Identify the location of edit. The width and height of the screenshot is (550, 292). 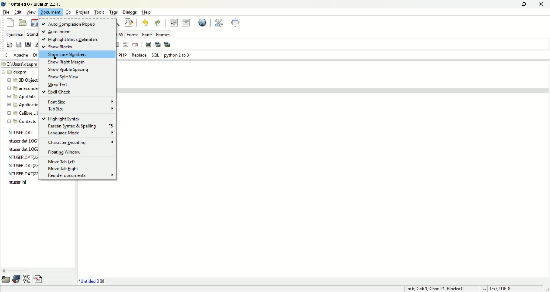
(18, 12).